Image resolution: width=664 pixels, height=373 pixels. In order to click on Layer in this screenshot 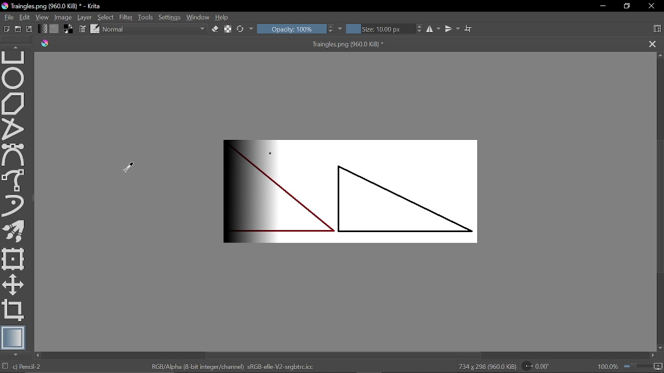, I will do `click(84, 17)`.